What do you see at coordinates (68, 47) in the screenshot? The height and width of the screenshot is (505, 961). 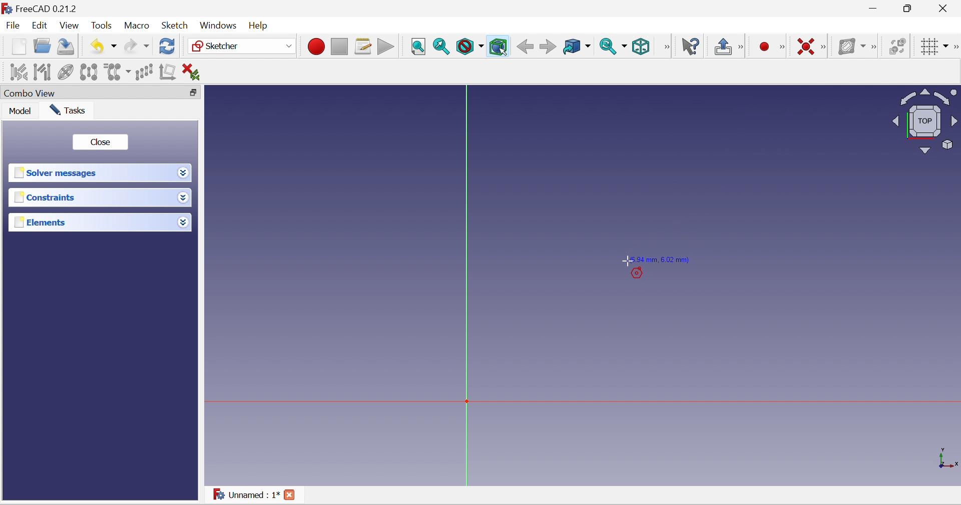 I see `Save` at bounding box center [68, 47].